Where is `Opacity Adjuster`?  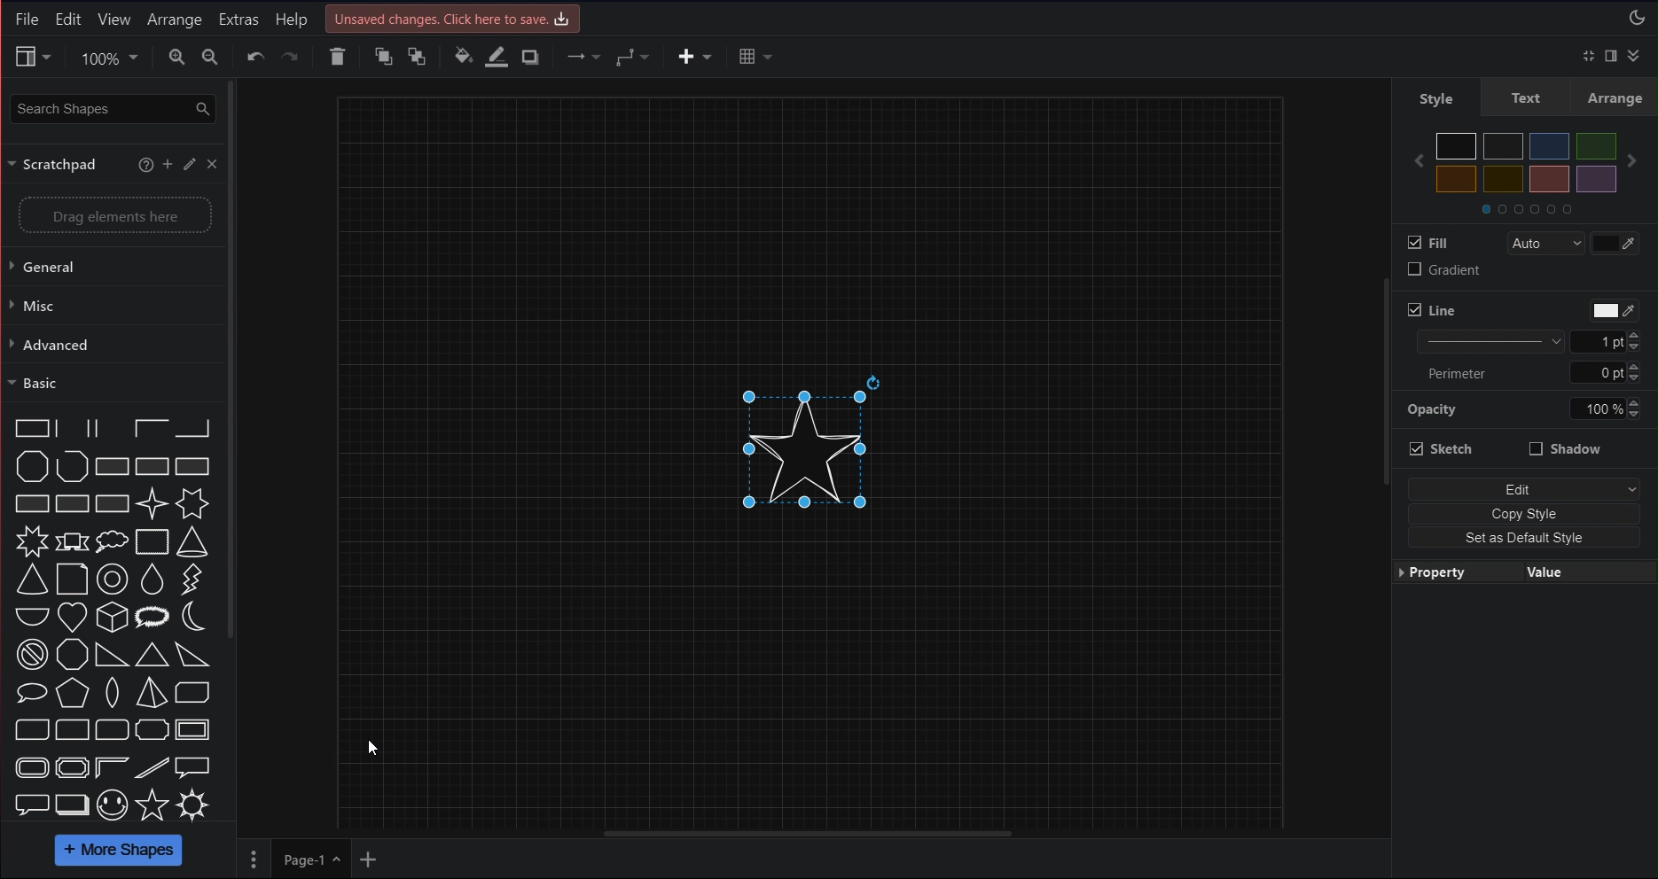 Opacity Adjuster is located at coordinates (1523, 408).